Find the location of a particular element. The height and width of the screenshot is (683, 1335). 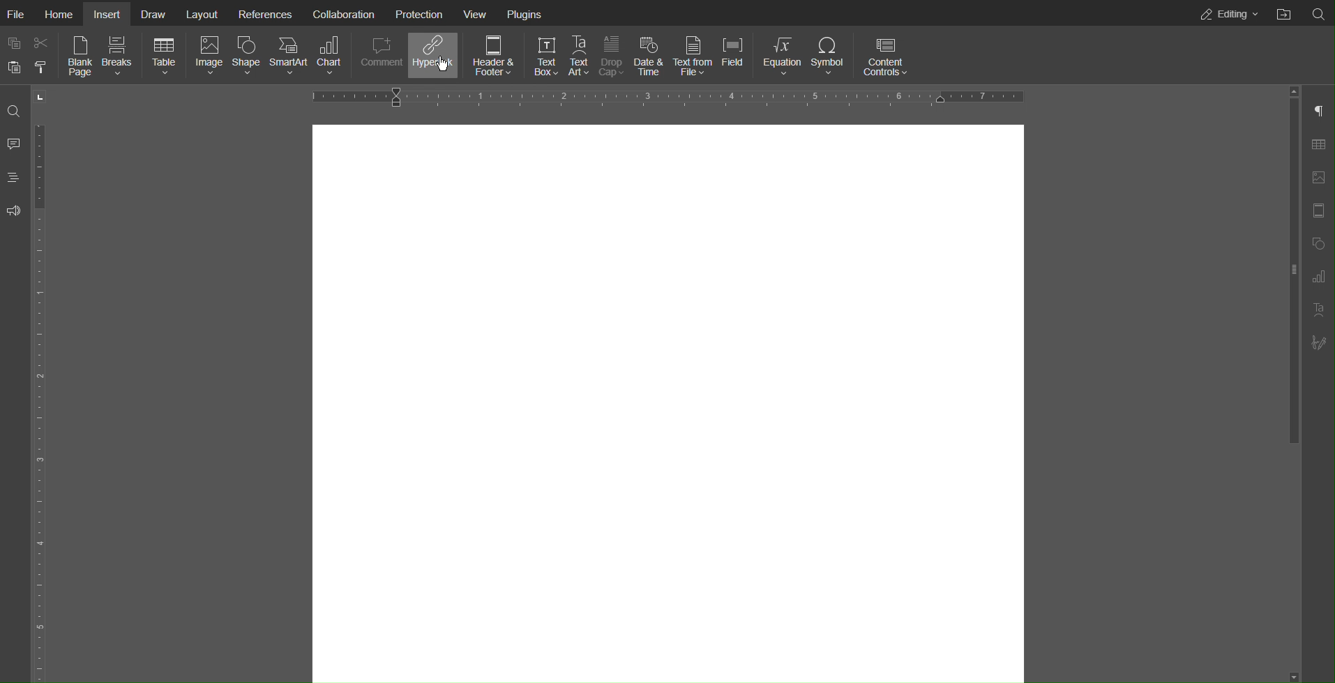

Shape Settings is located at coordinates (1318, 243).